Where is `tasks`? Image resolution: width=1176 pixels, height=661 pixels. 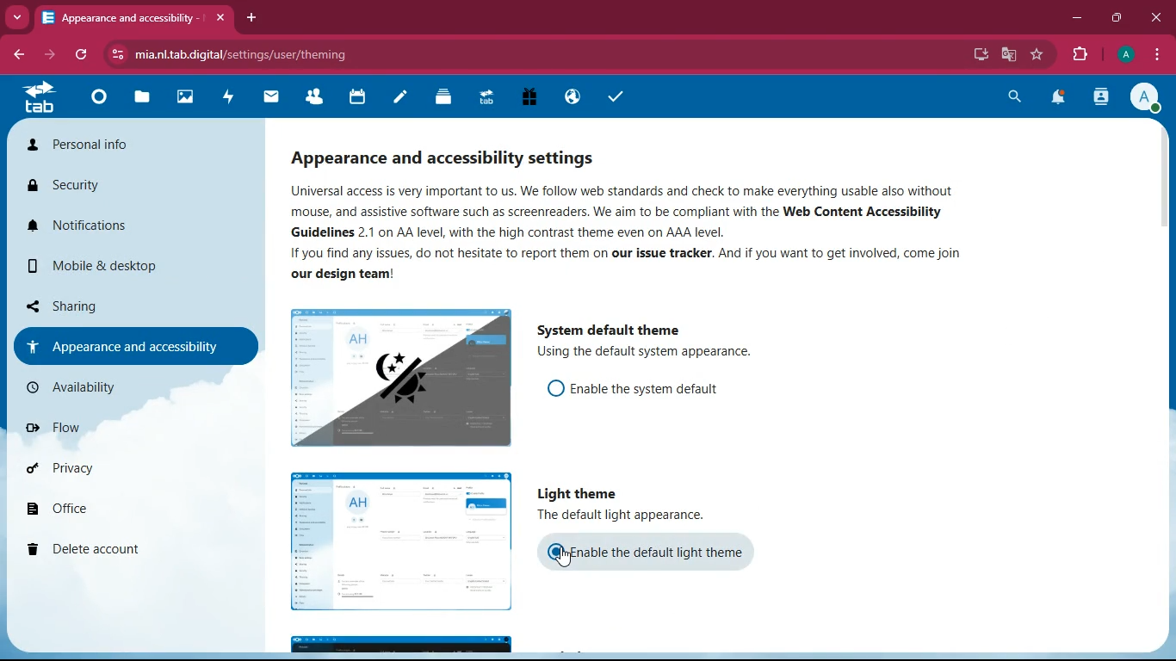 tasks is located at coordinates (610, 96).